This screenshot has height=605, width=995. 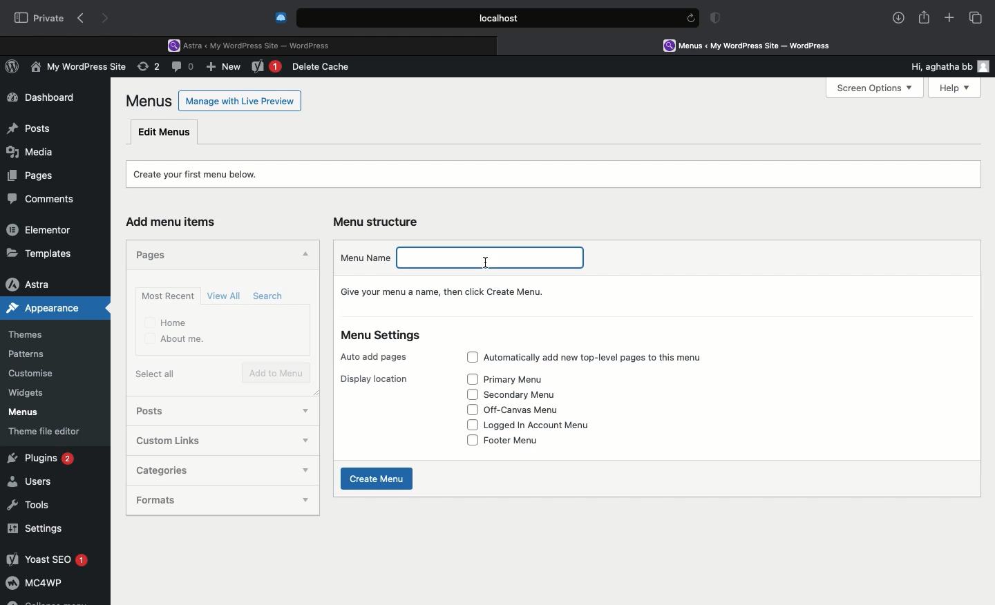 I want to click on Manage with Live Preview, so click(x=240, y=100).